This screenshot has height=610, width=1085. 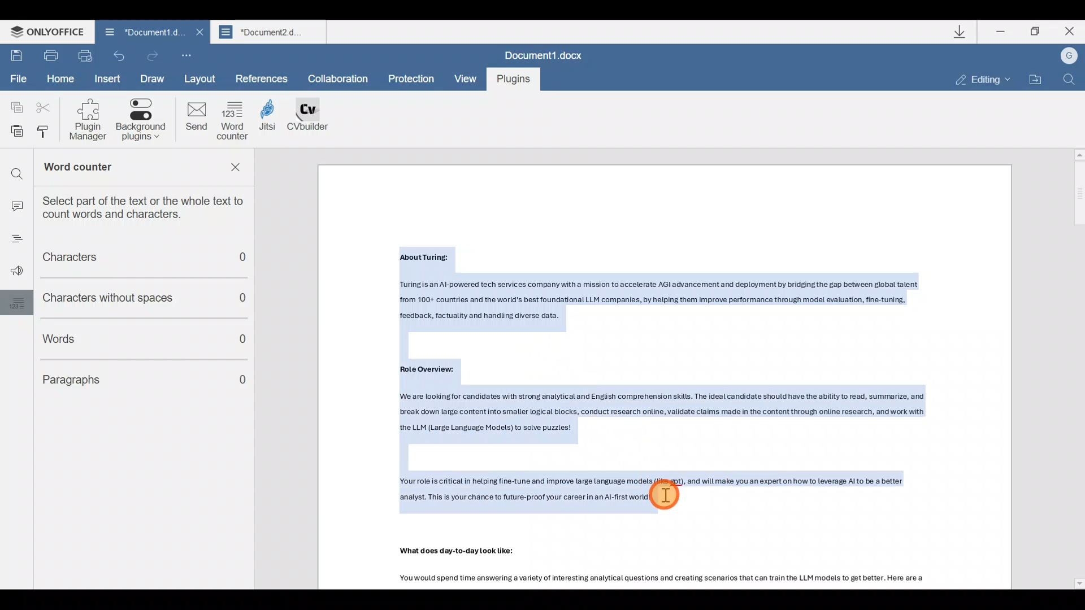 I want to click on CV builder, so click(x=314, y=121).